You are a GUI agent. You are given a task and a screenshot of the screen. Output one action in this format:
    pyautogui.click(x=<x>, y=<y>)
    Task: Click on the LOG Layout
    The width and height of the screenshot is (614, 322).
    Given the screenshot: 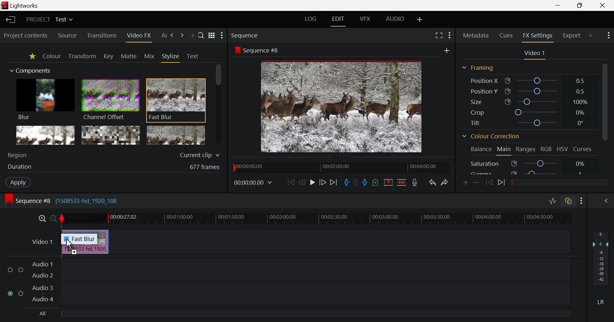 What is the action you would take?
    pyautogui.click(x=311, y=20)
    